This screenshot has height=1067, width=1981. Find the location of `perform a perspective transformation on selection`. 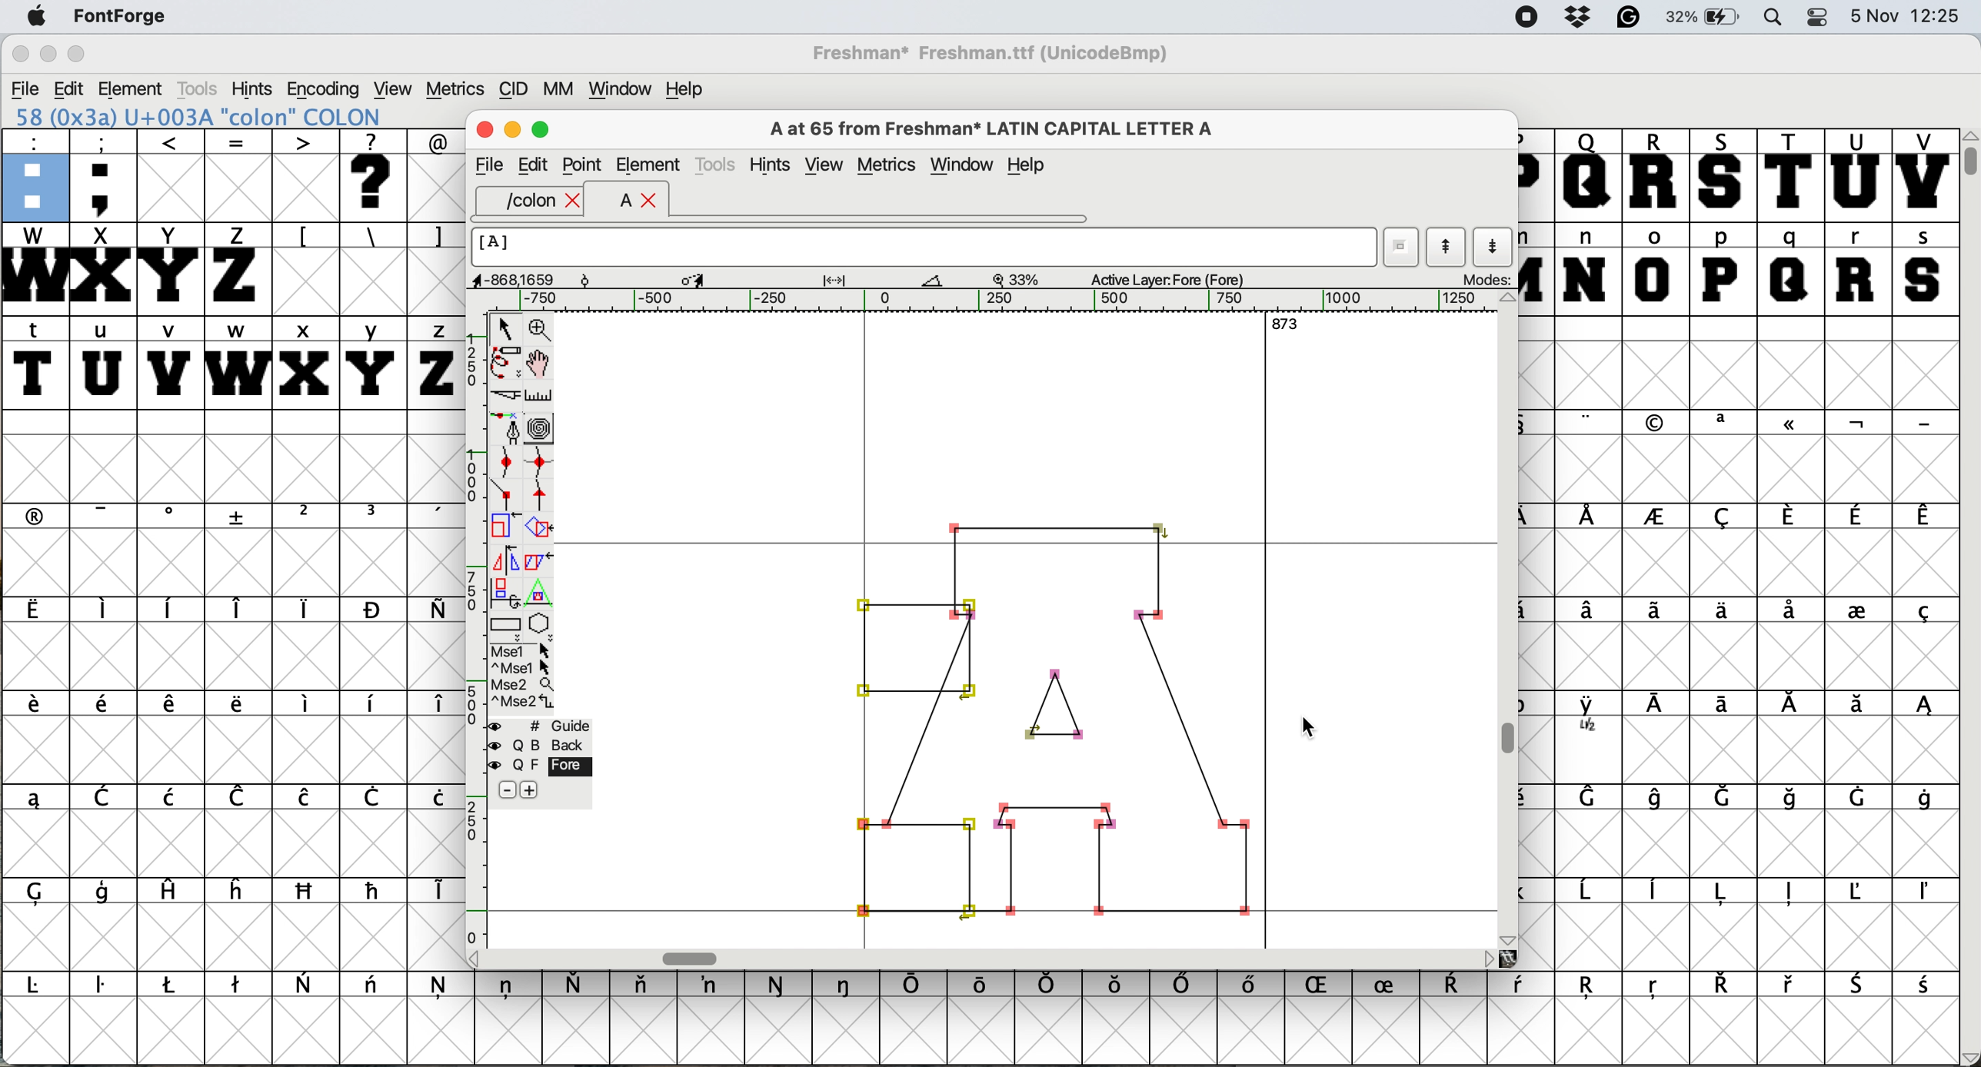

perform a perspective transformation on selection is located at coordinates (540, 588).